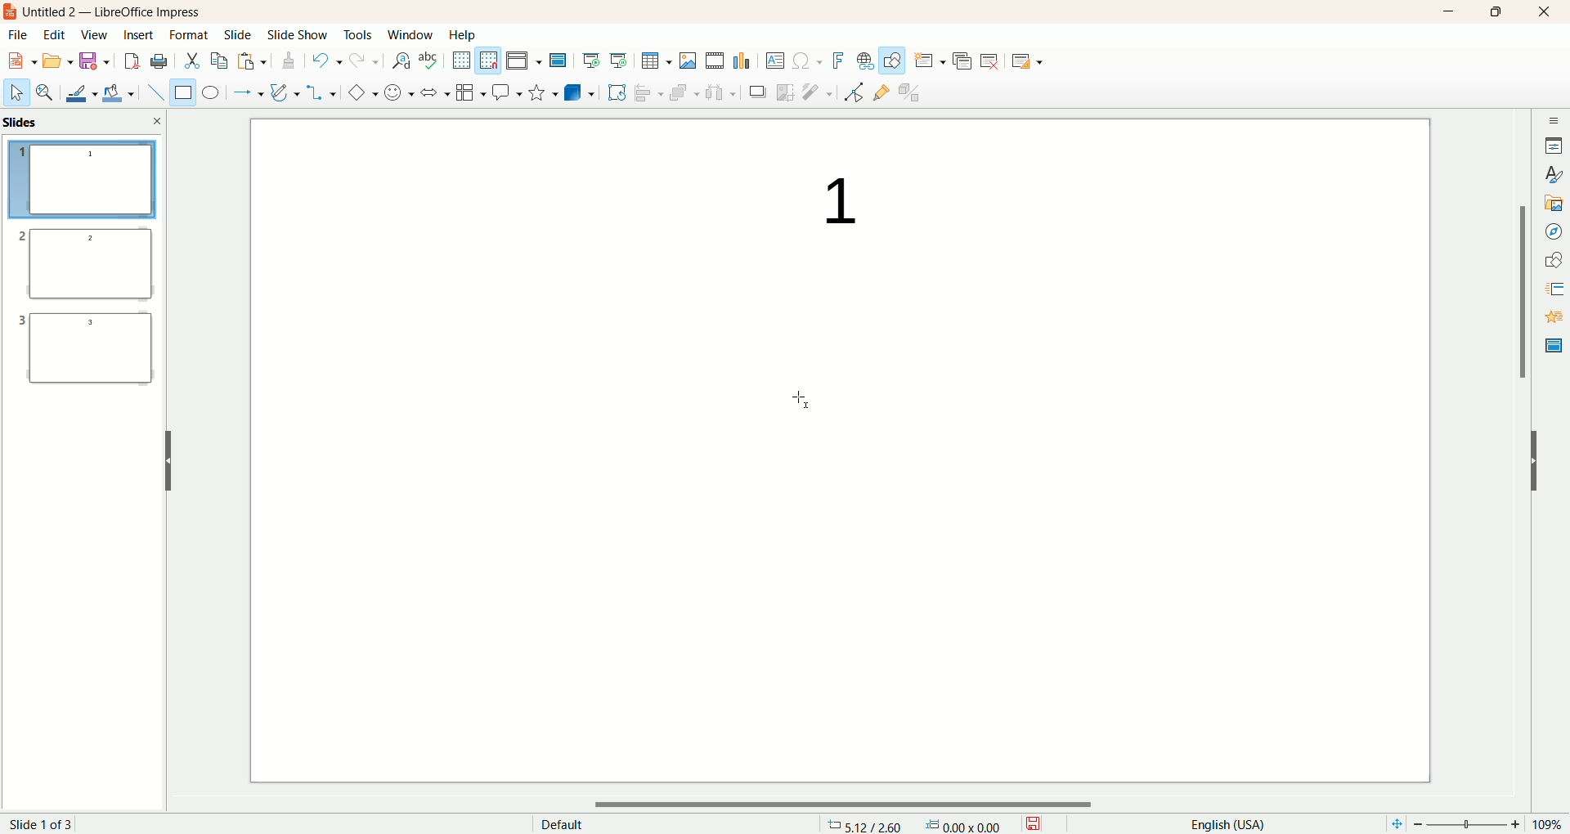 The height and width of the screenshot is (834, 1570). I want to click on insert chart, so click(743, 61).